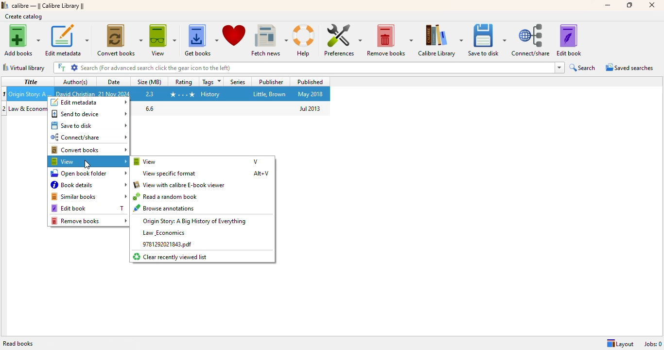  I want to click on published, so click(310, 81).